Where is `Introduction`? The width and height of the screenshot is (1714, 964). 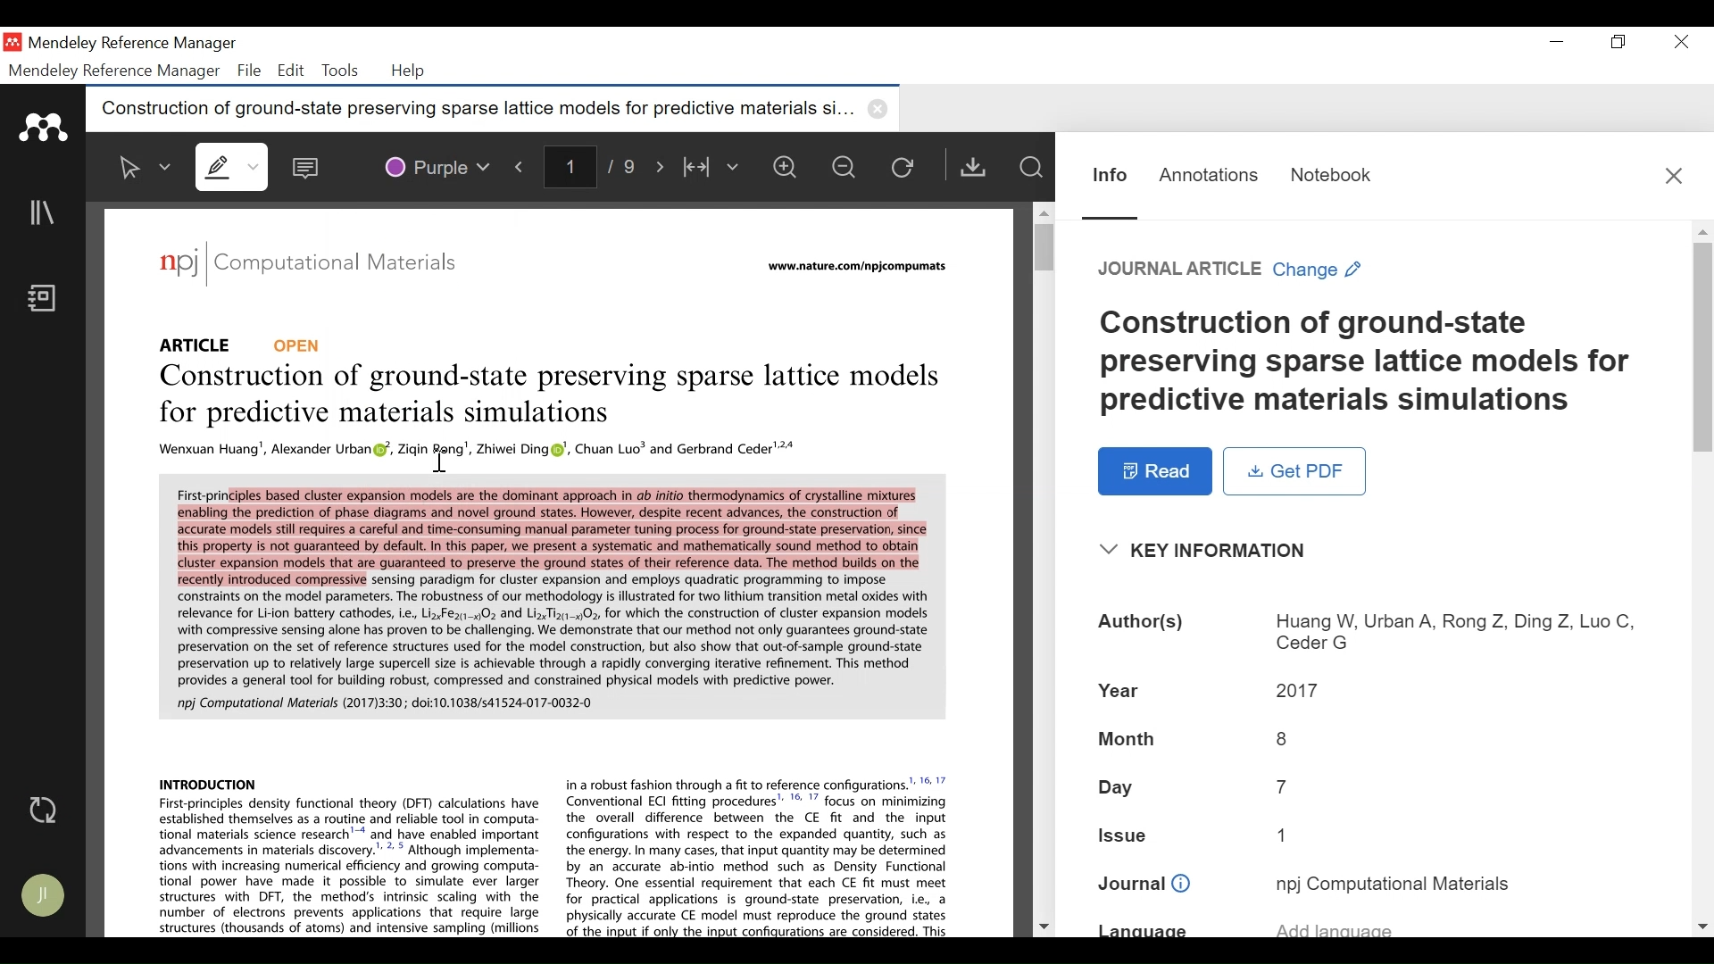
Introduction is located at coordinates (550, 853).